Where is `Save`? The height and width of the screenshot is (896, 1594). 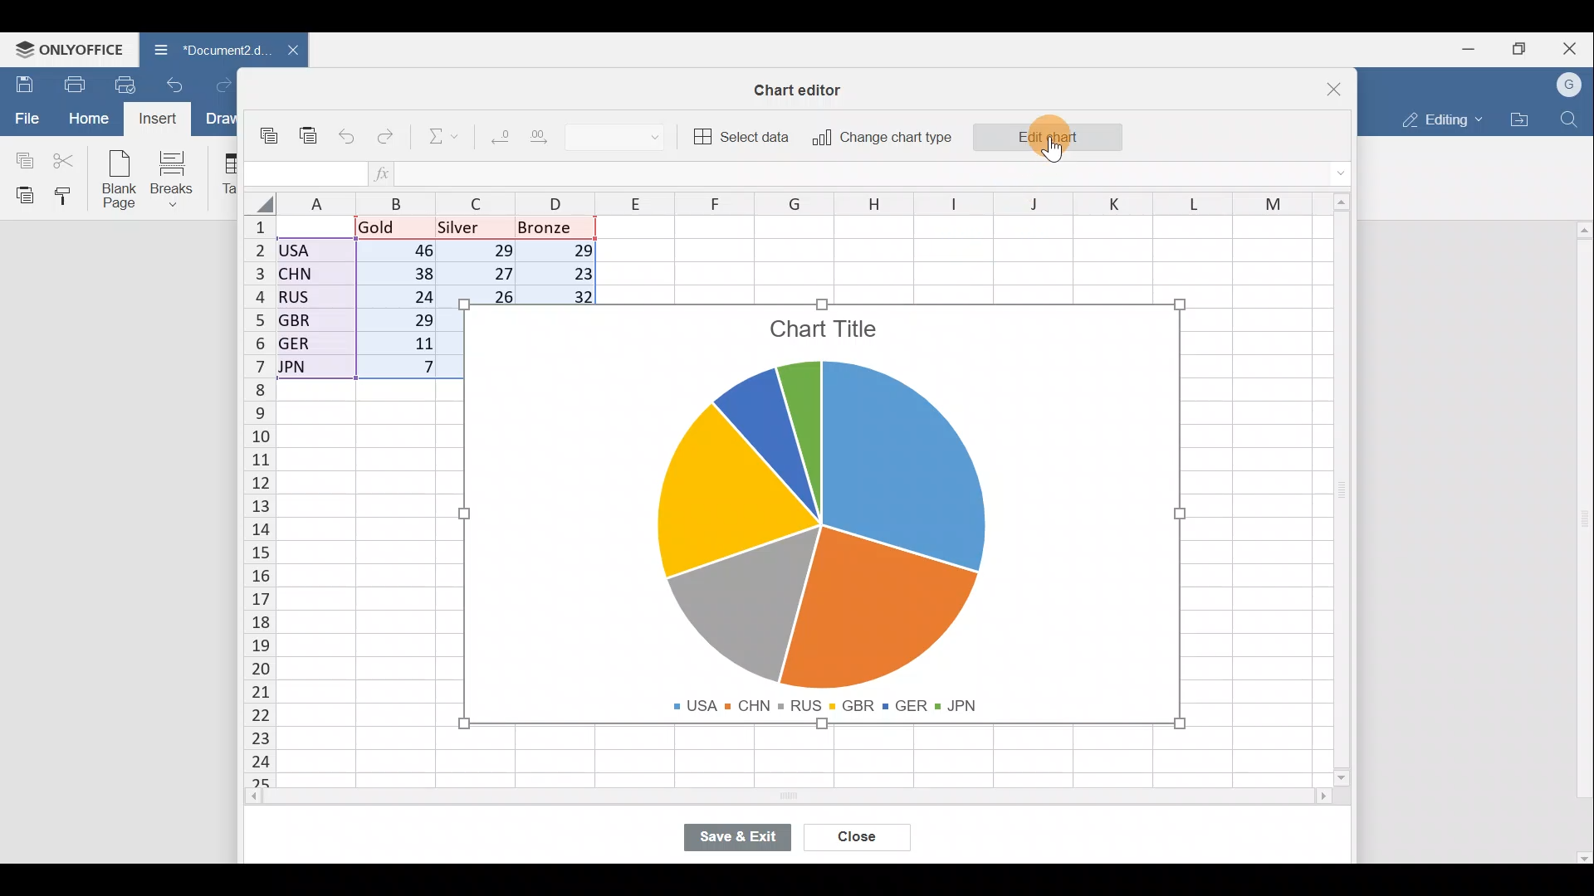
Save is located at coordinates (21, 84).